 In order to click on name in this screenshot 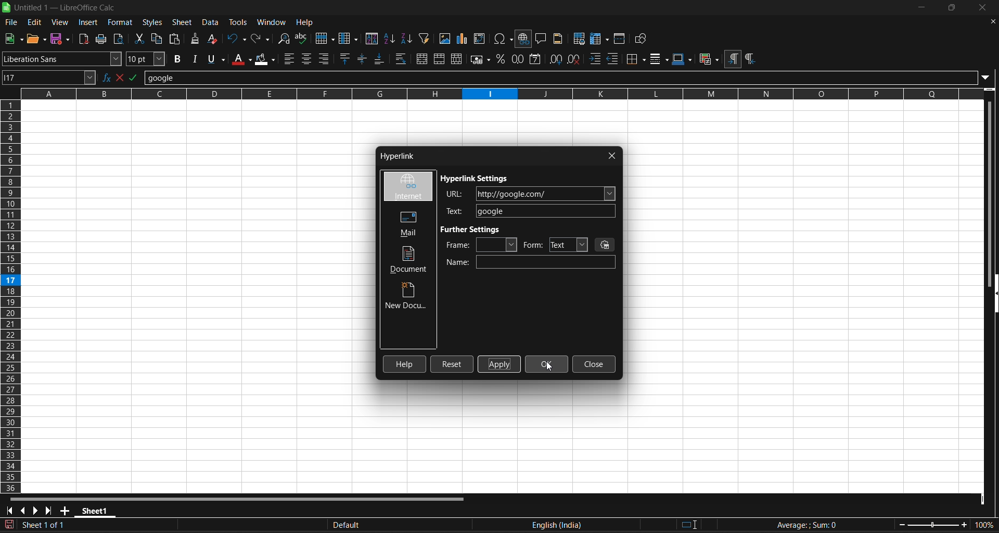, I will do `click(531, 262)`.